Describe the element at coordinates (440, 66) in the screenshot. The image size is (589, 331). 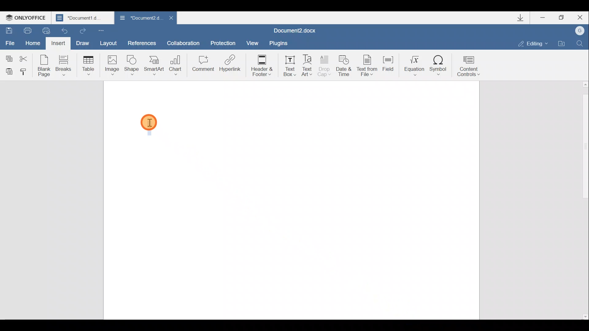
I see `Symbol` at that location.